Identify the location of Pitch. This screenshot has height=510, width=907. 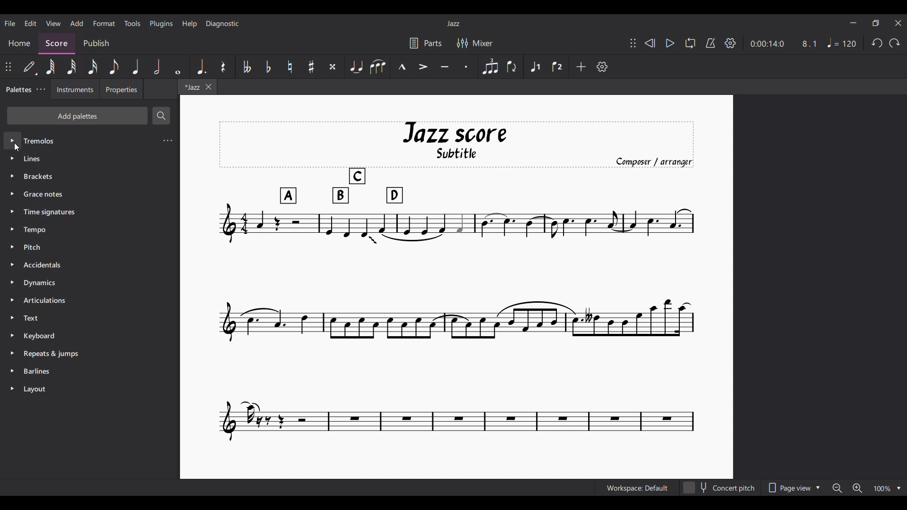
(89, 247).